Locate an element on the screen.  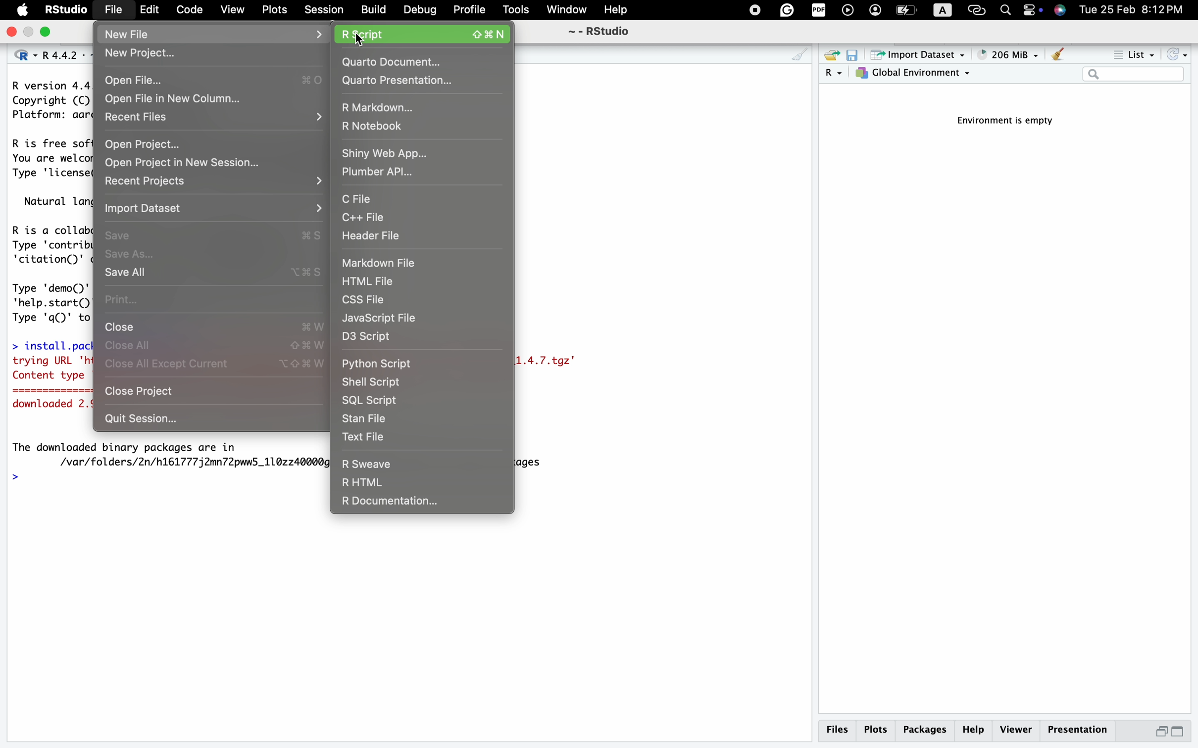
A is located at coordinates (944, 10).